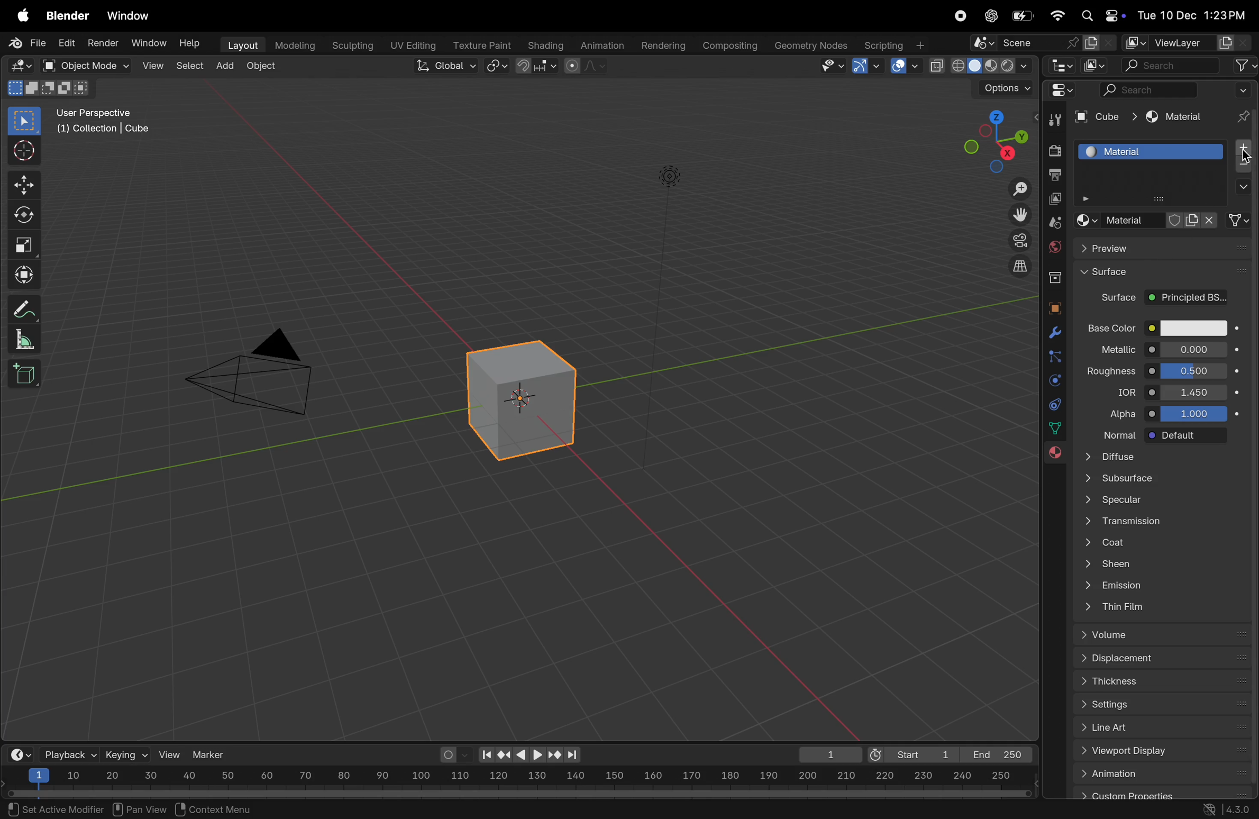  Describe the element at coordinates (442, 66) in the screenshot. I see `Global` at that location.